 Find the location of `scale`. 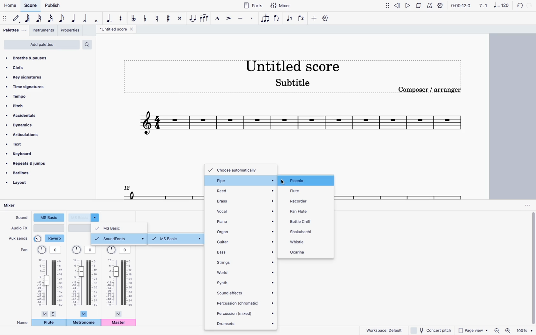

scale is located at coordinates (493, 6).